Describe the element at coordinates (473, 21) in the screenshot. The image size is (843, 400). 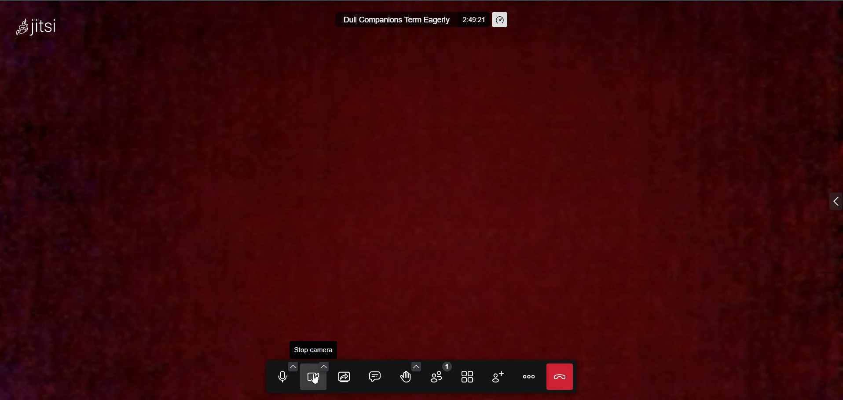
I see `time` at that location.